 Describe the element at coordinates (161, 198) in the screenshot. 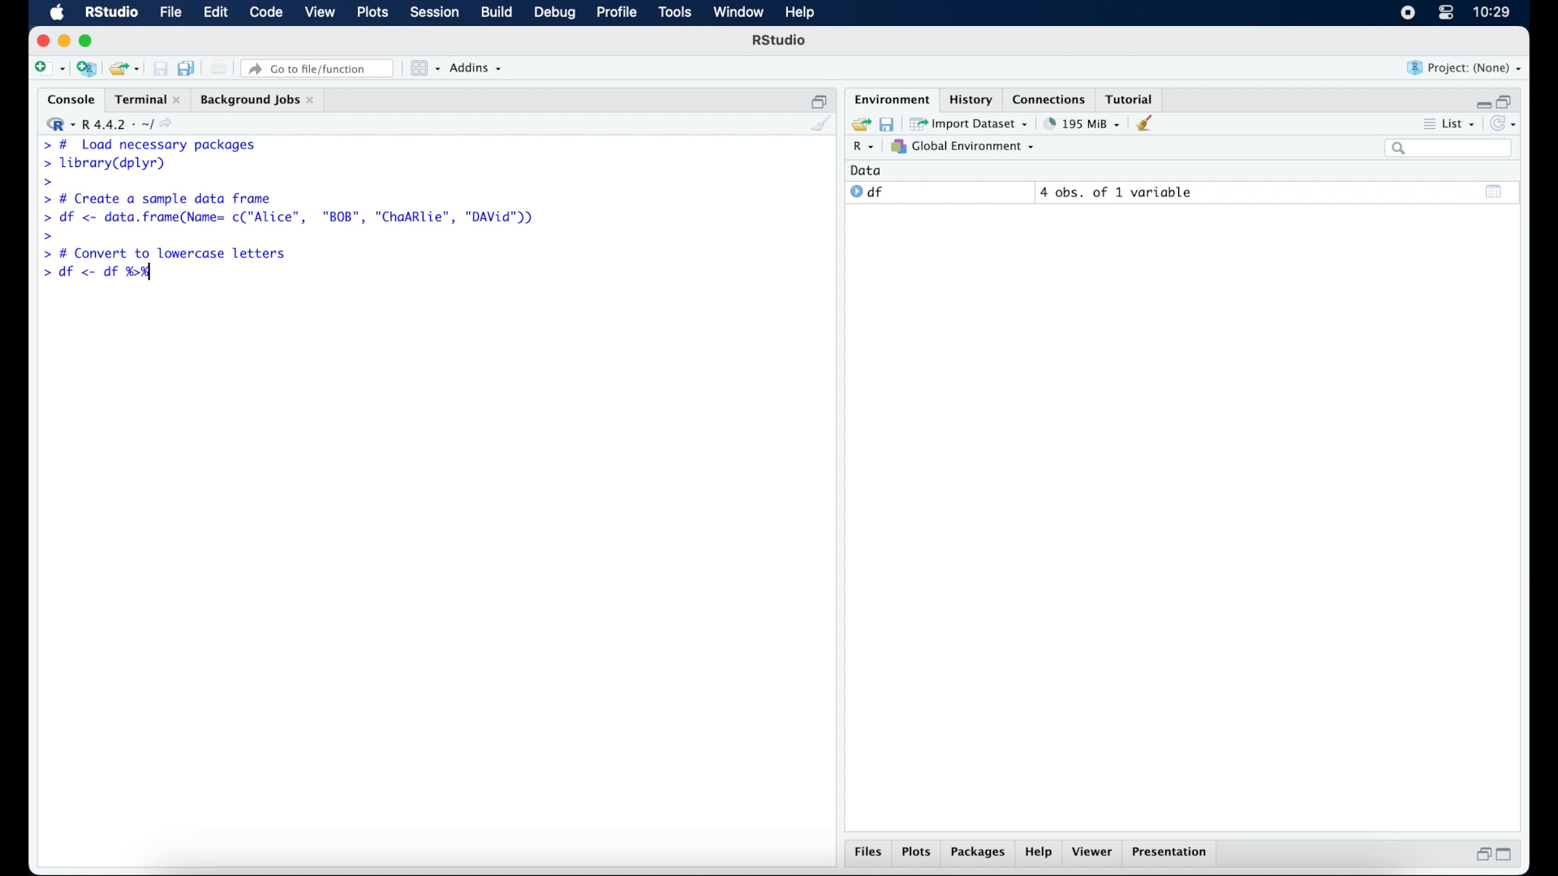

I see `> # Create a sample data frame]` at that location.